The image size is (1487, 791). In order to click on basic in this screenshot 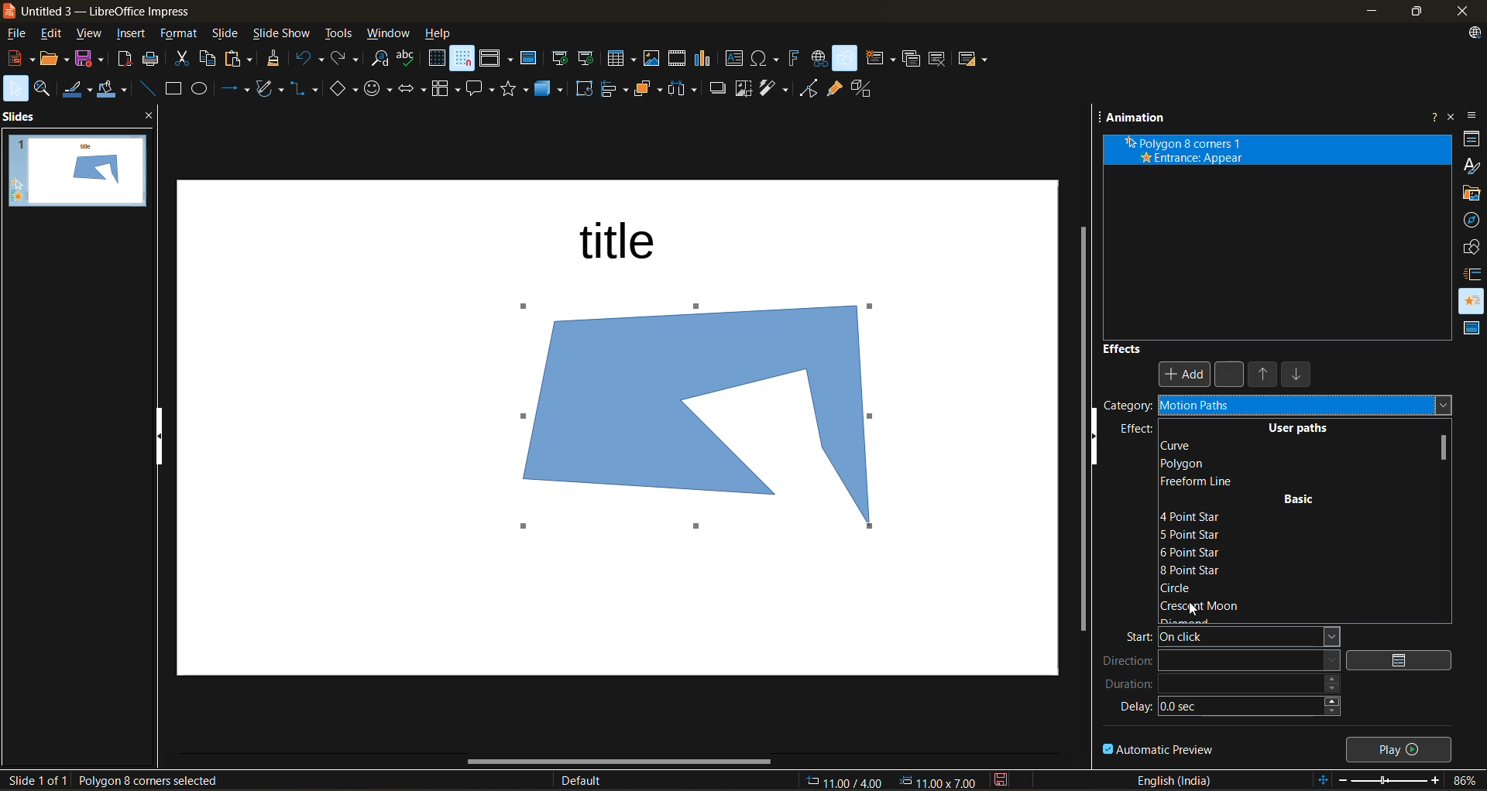, I will do `click(1299, 502)`.